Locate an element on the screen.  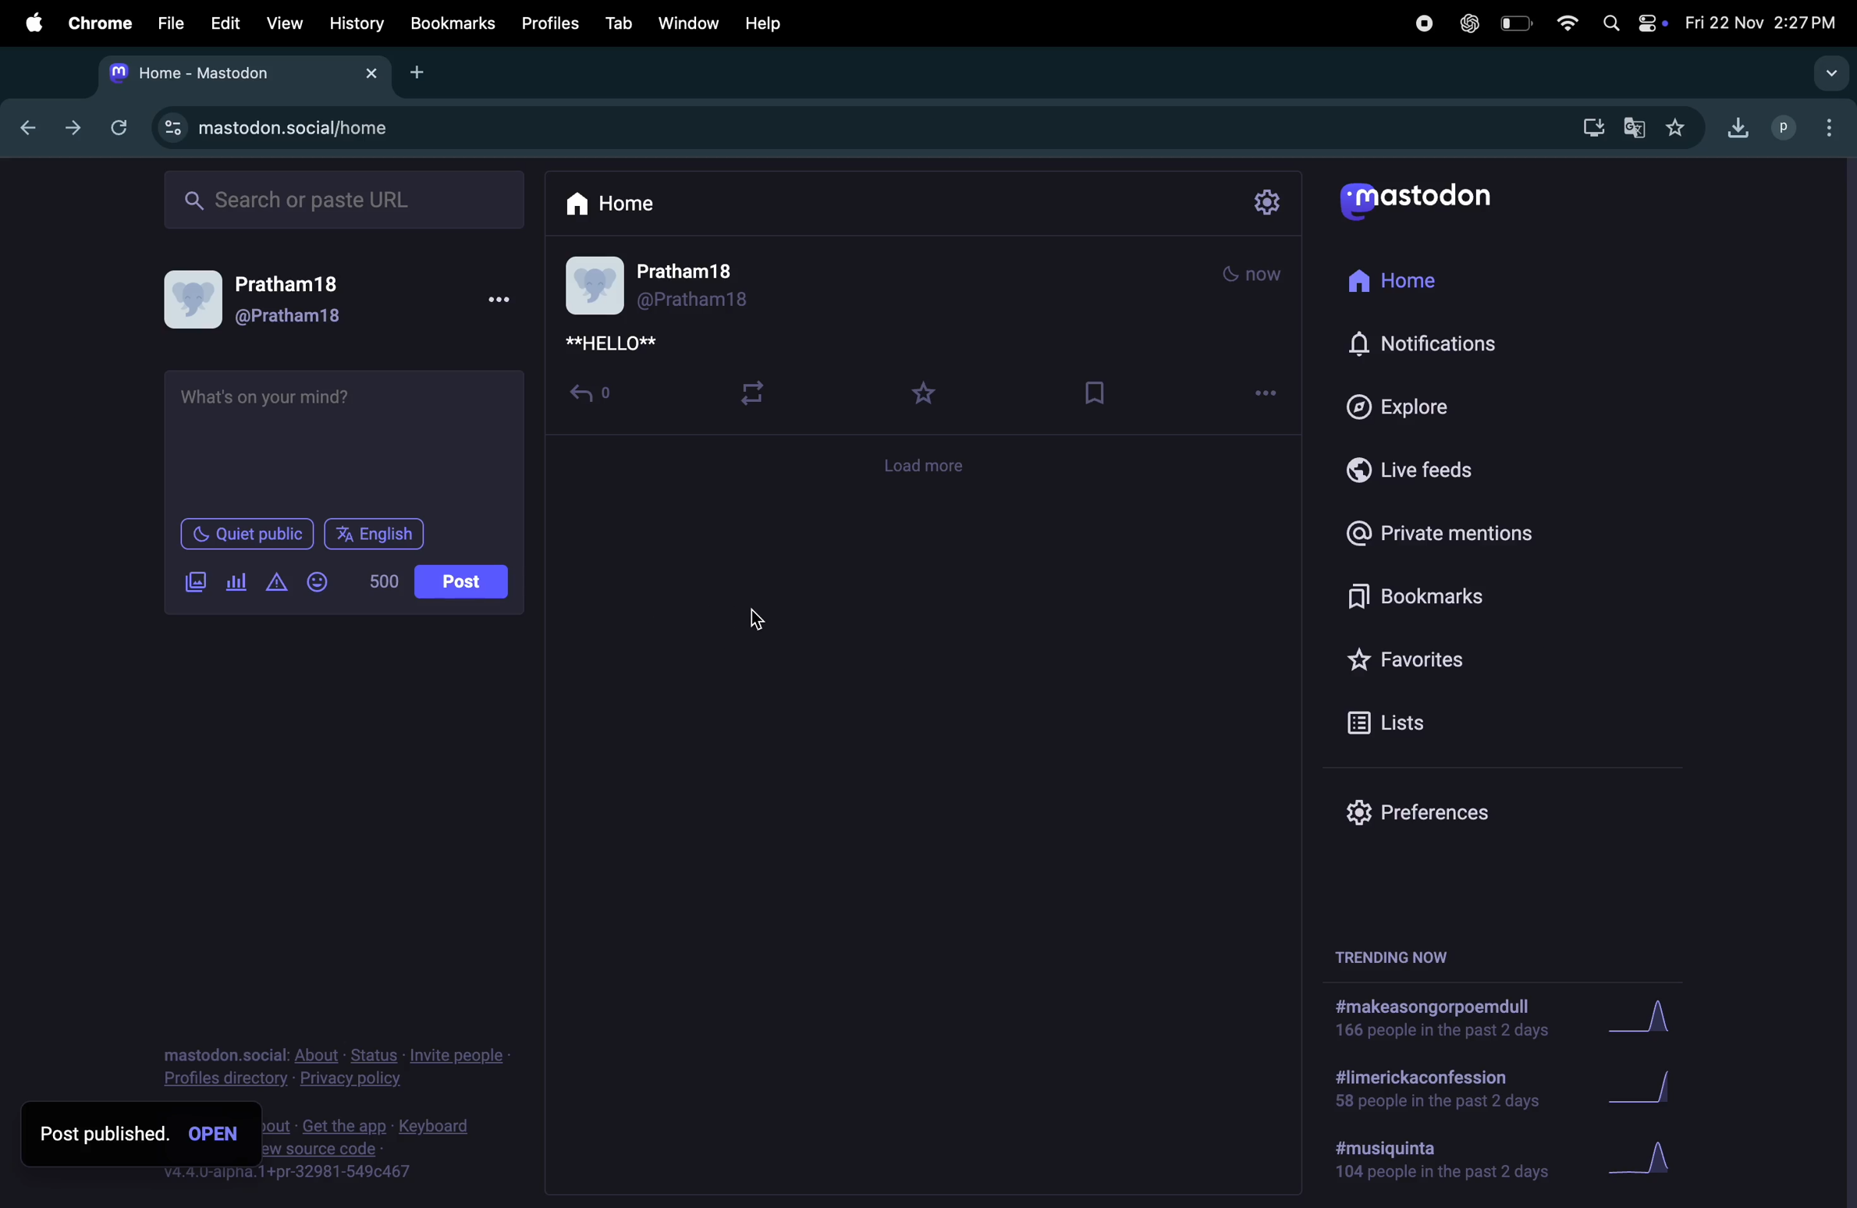
notification is located at coordinates (1440, 343).